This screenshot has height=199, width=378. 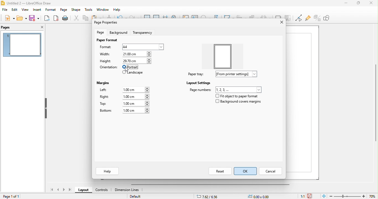 I want to click on shadow, so click(x=278, y=17).